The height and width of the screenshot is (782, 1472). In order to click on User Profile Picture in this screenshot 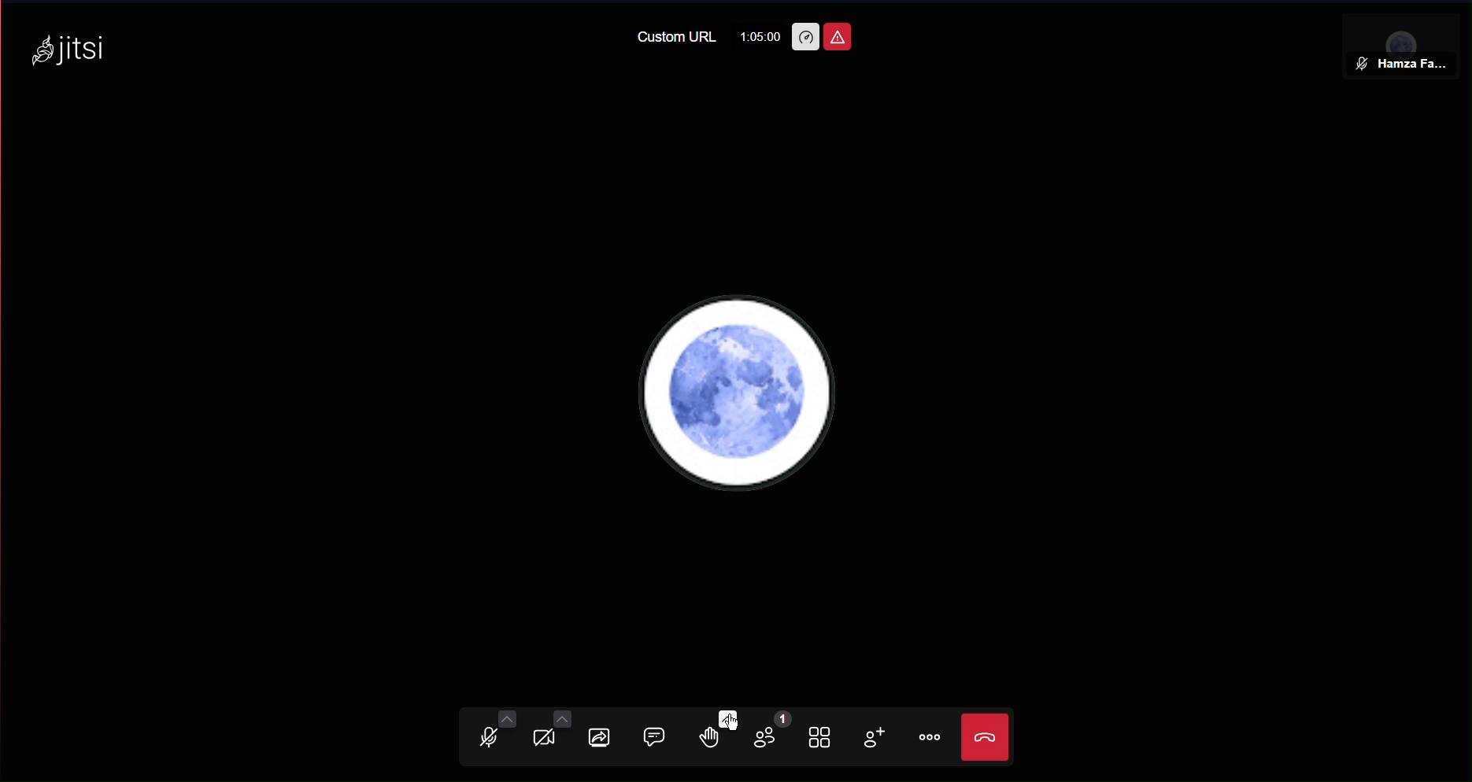, I will do `click(741, 392)`.